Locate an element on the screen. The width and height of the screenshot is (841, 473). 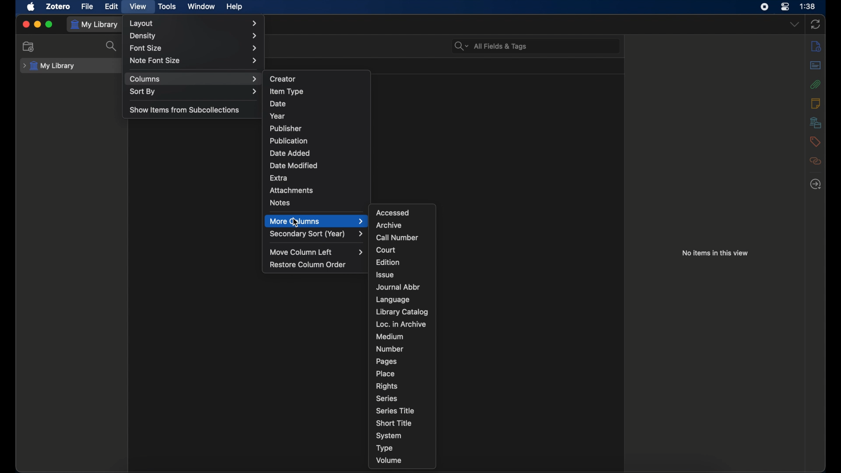
journal abbr is located at coordinates (399, 287).